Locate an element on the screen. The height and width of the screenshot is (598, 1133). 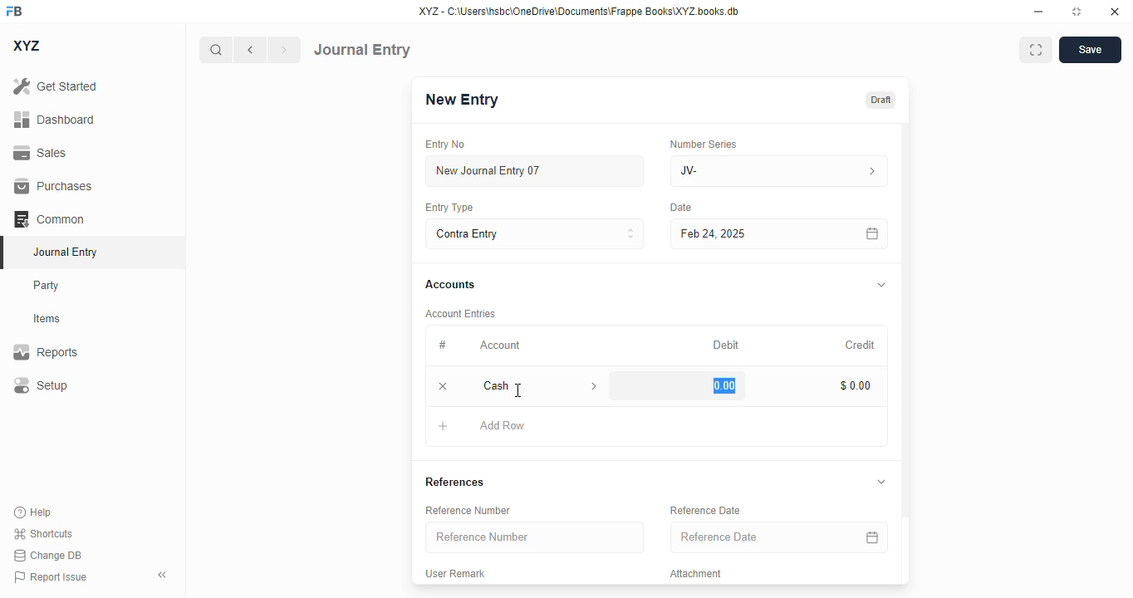
items is located at coordinates (47, 319).